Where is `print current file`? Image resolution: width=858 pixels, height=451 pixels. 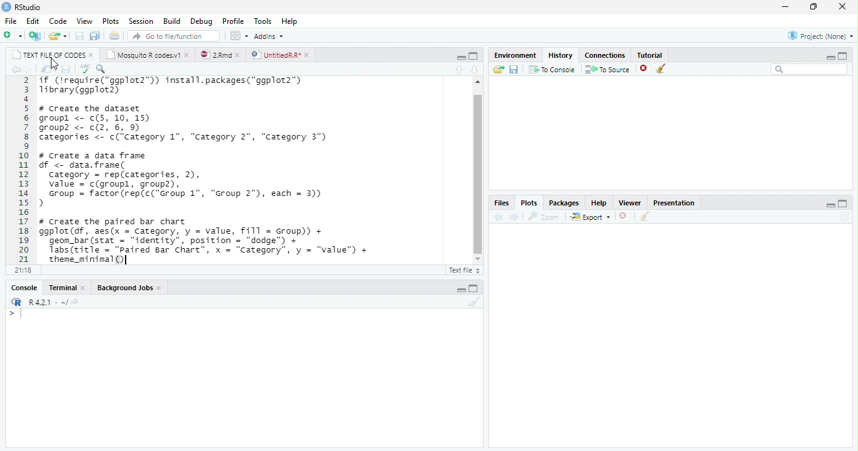 print current file is located at coordinates (116, 36).